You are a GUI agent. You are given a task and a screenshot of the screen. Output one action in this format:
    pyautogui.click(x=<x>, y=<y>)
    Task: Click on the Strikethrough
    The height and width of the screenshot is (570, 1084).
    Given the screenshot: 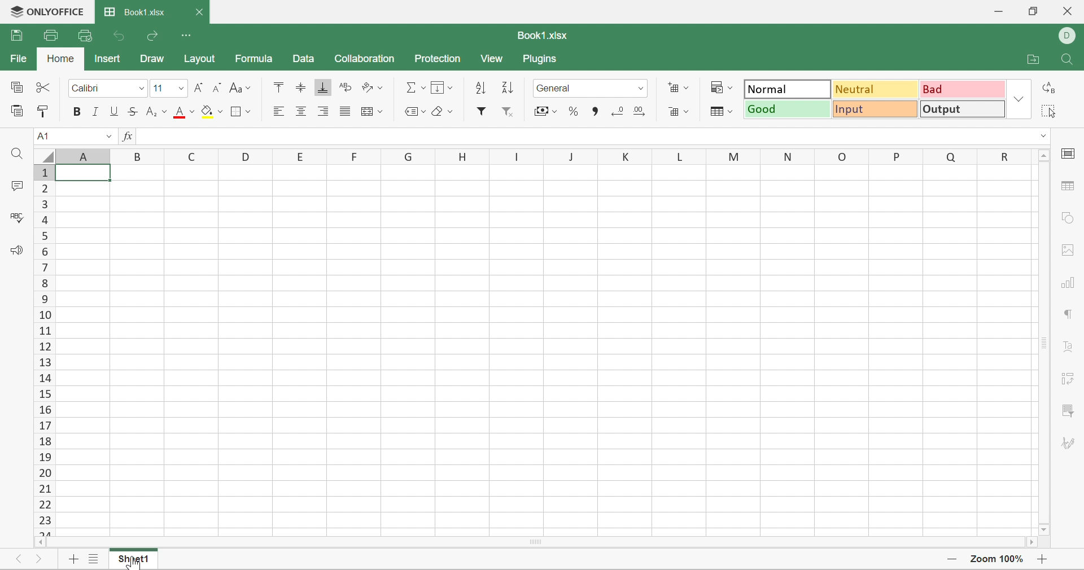 What is the action you would take?
    pyautogui.click(x=133, y=112)
    